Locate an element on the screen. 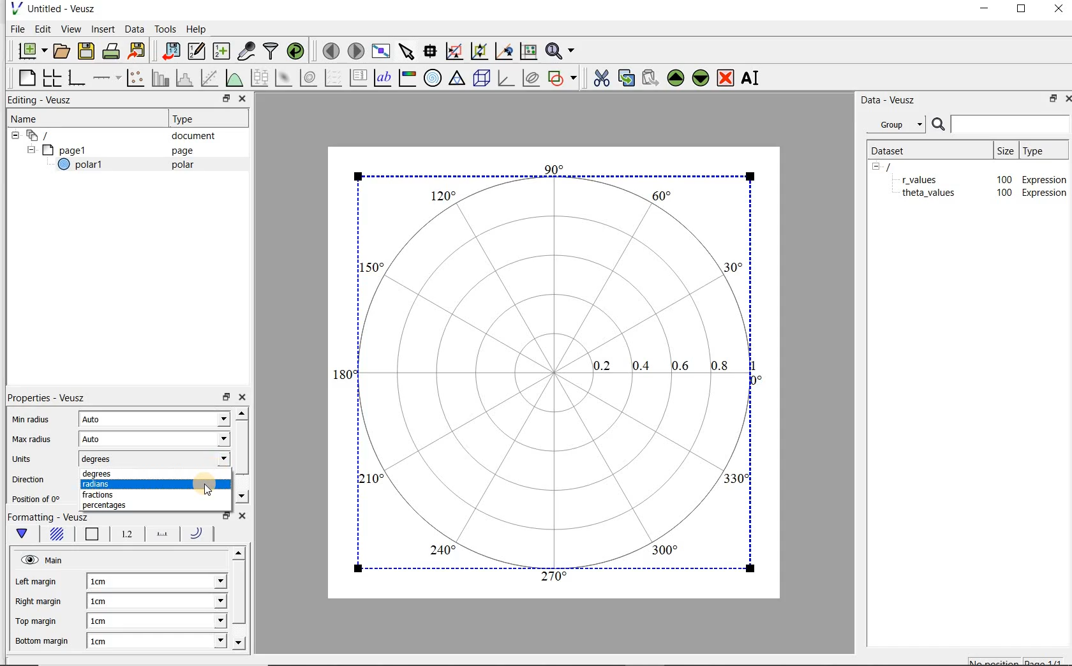 The height and width of the screenshot is (666, 1072). Expression is located at coordinates (1042, 177).